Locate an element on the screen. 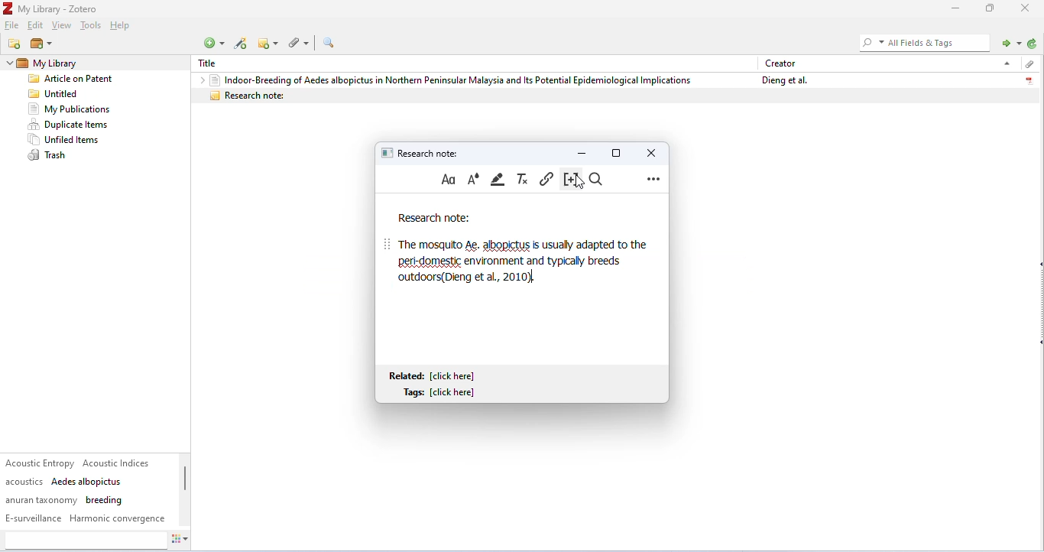 This screenshot has width=1044, height=552. unfiled items is located at coordinates (66, 140).